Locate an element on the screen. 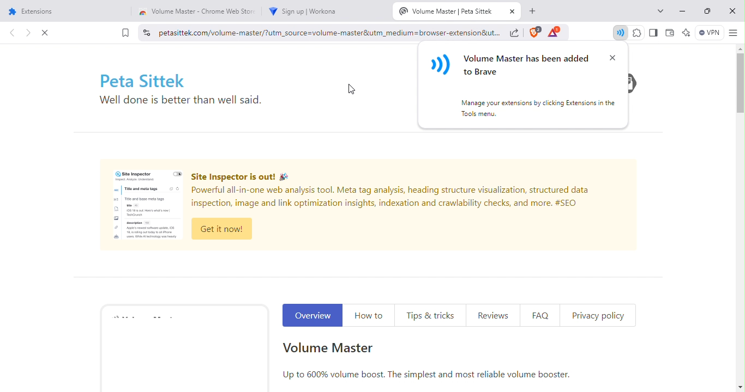 This screenshot has width=745, height=392. scroll bar is located at coordinates (738, 218).